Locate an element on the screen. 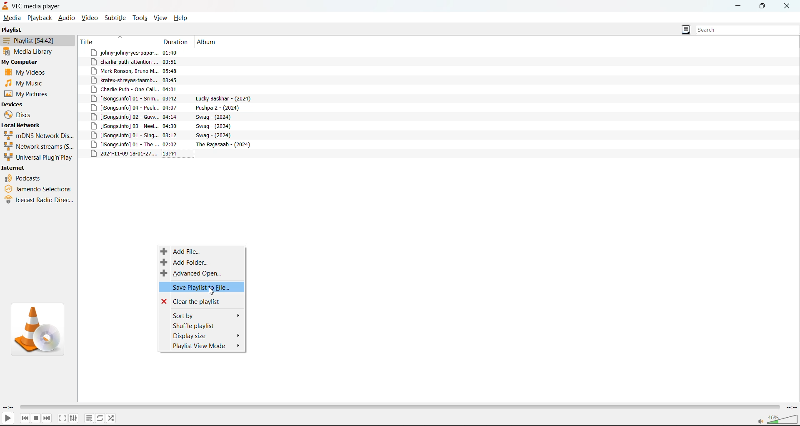 The image size is (800, 426). random is located at coordinates (112, 418).